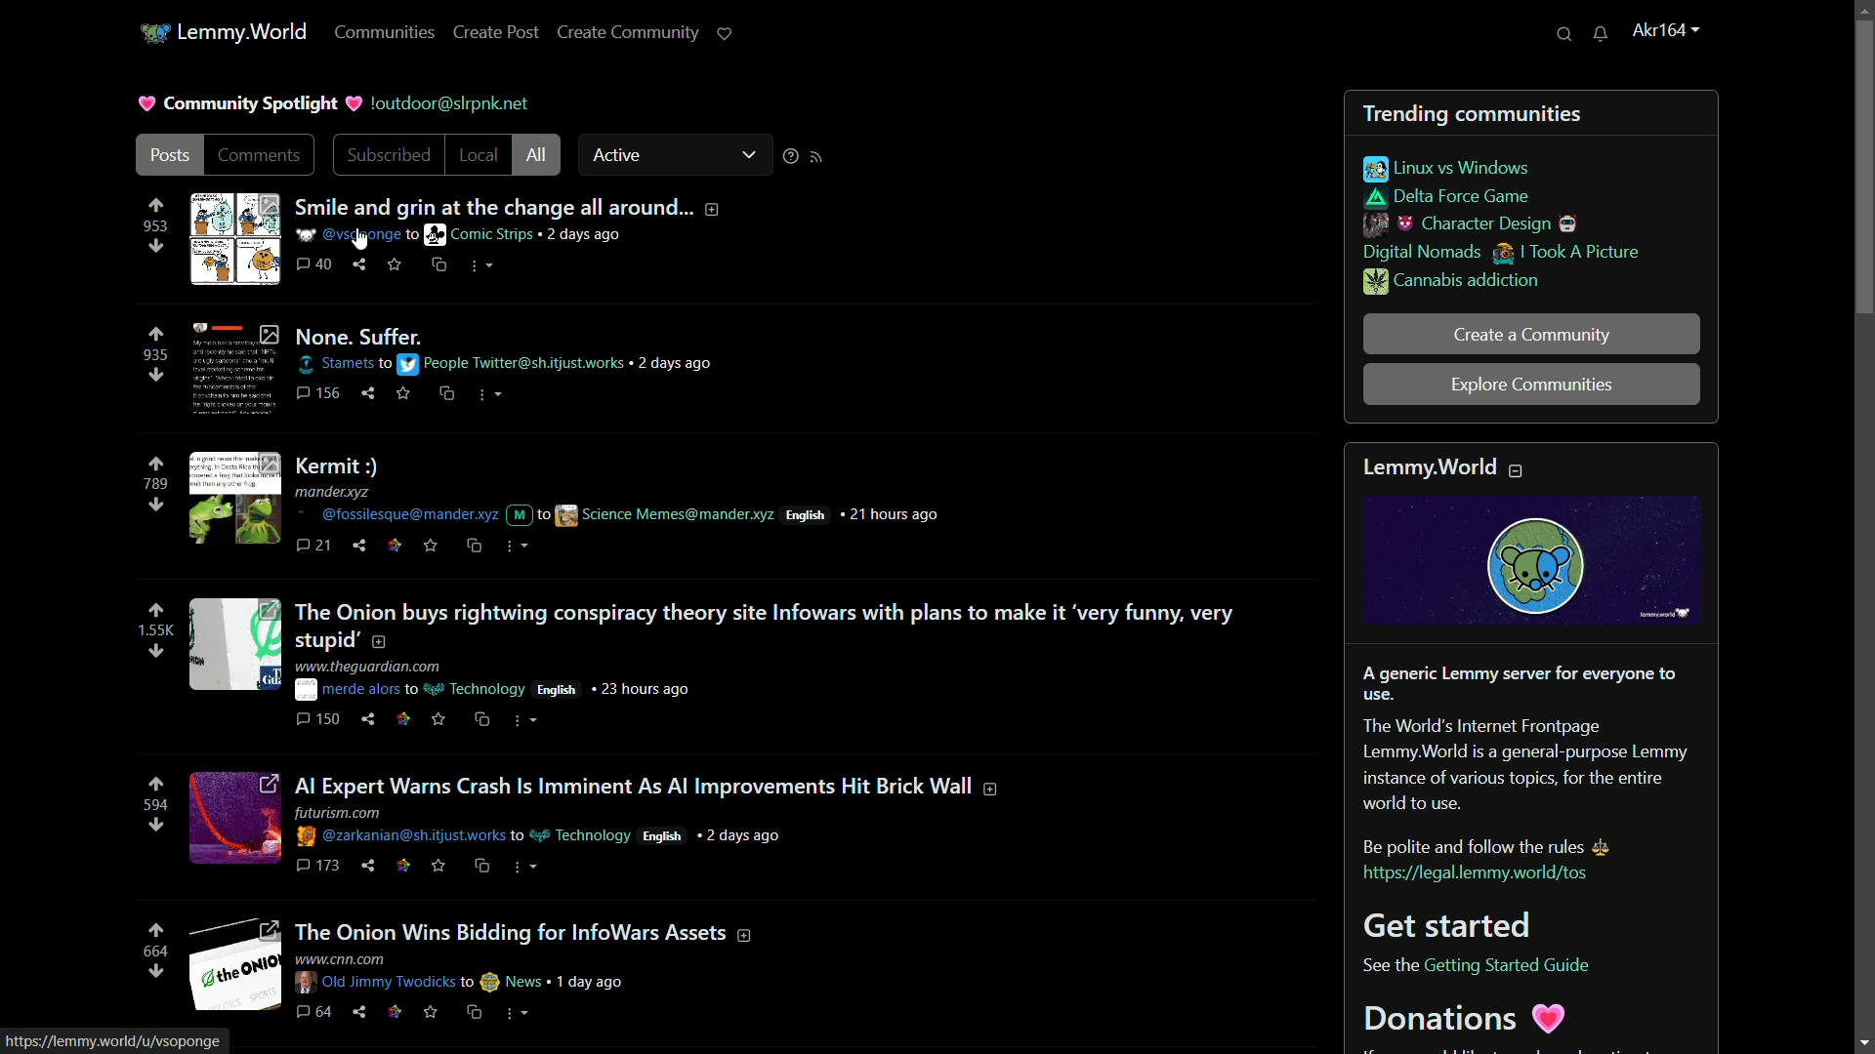 This screenshot has height=1054, width=1875. I want to click on image, so click(237, 963).